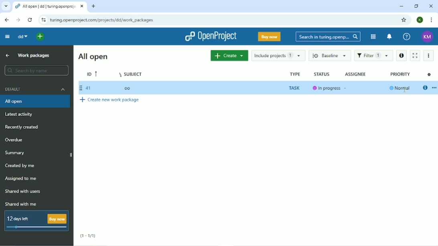 This screenshot has height=246, width=438. I want to click on In progress, so click(328, 89).